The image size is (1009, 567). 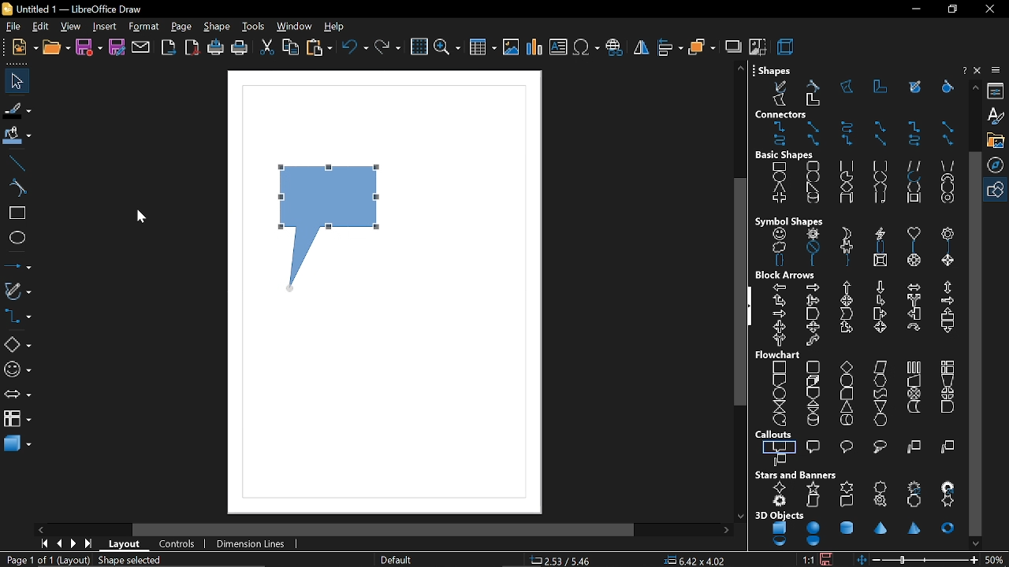 What do you see at coordinates (850, 127) in the screenshot?
I see `curved connector ends with arrow` at bounding box center [850, 127].